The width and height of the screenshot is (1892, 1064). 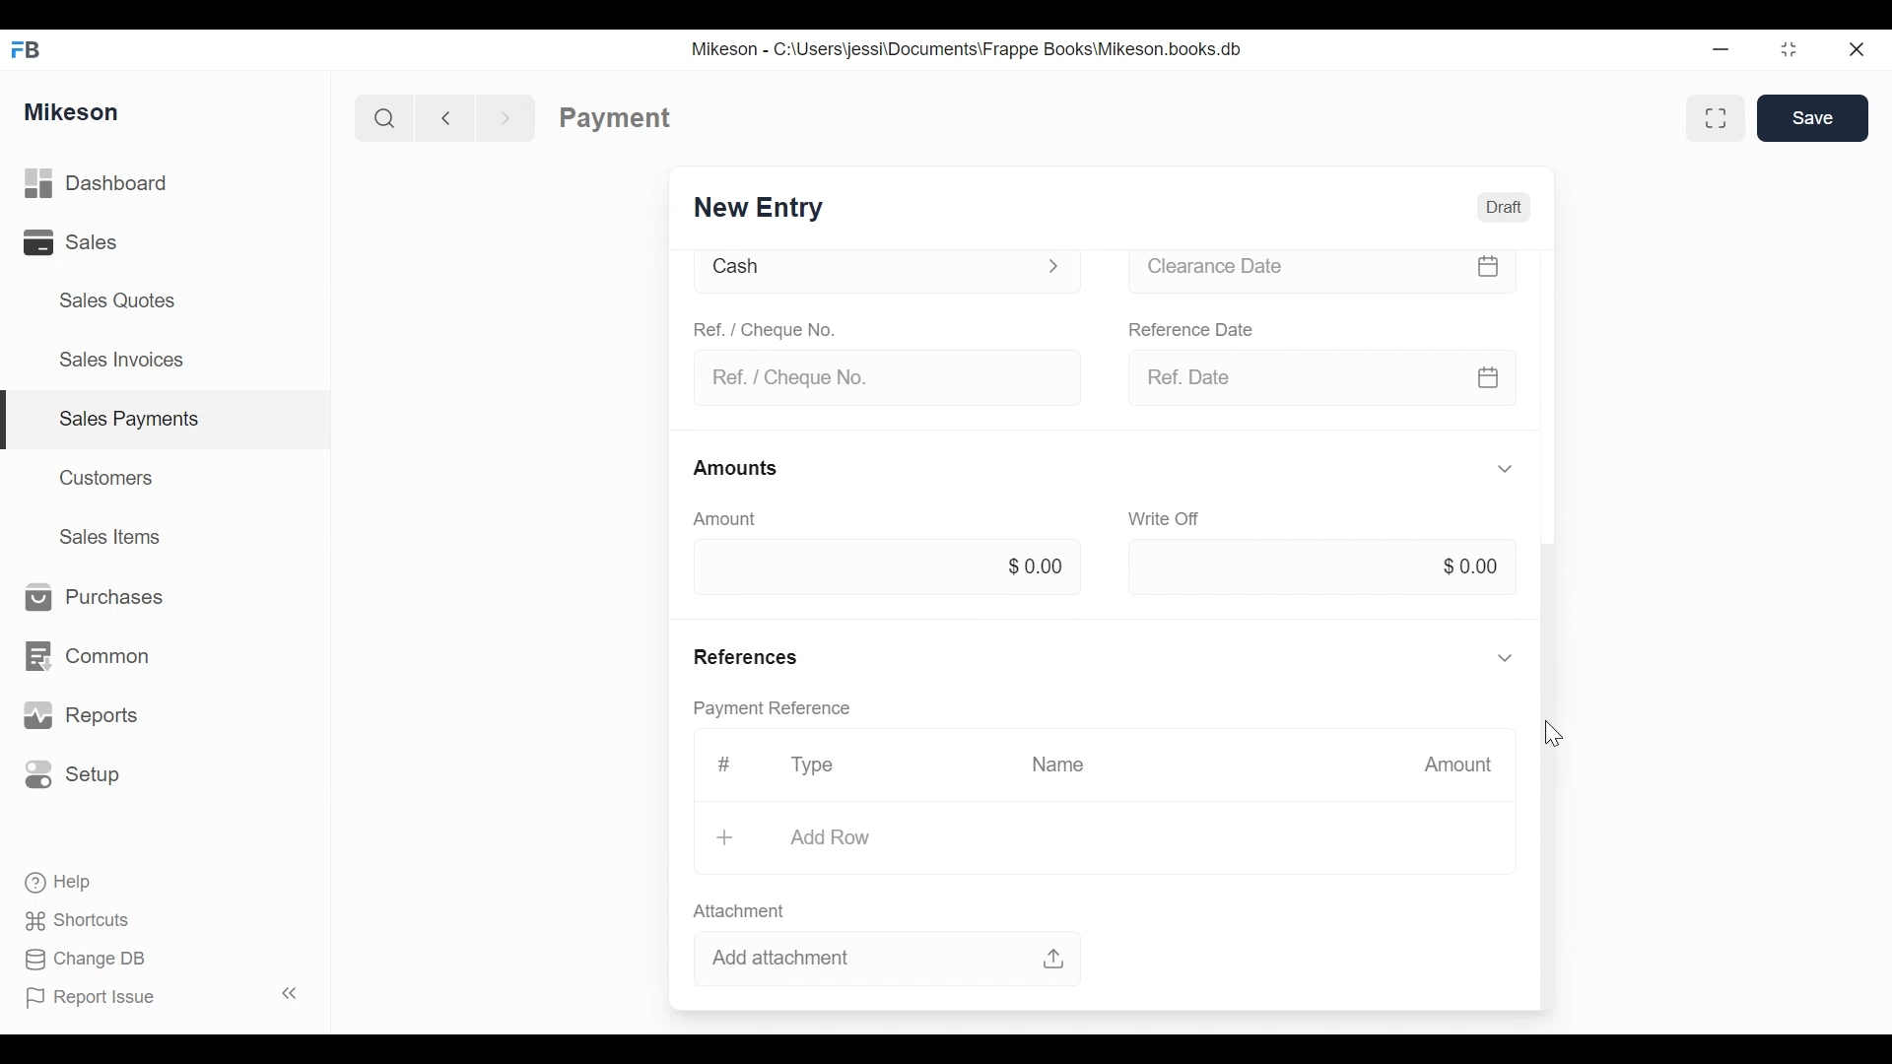 I want to click on previous, so click(x=443, y=118).